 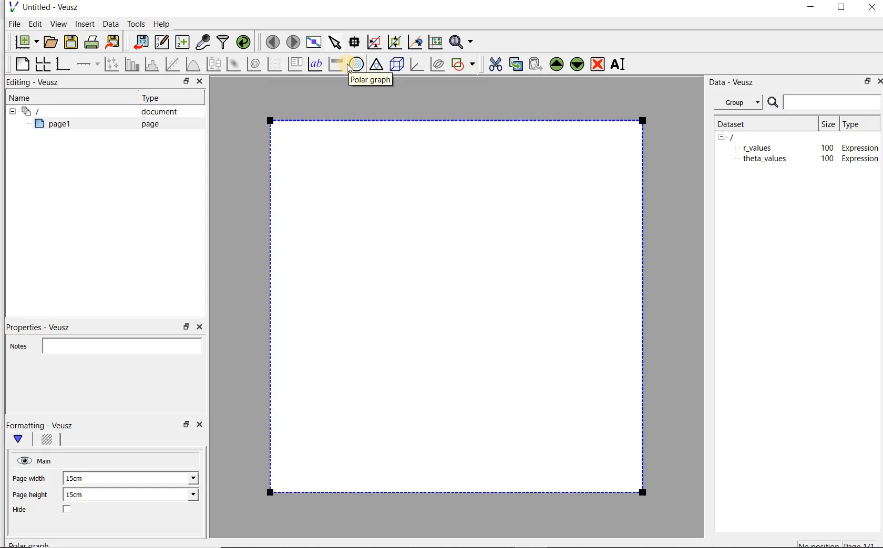 I want to click on add a shape to the plot, so click(x=464, y=63).